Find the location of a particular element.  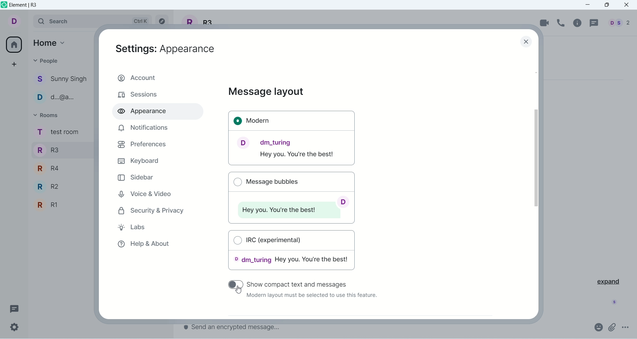

attachment is located at coordinates (612, 327).